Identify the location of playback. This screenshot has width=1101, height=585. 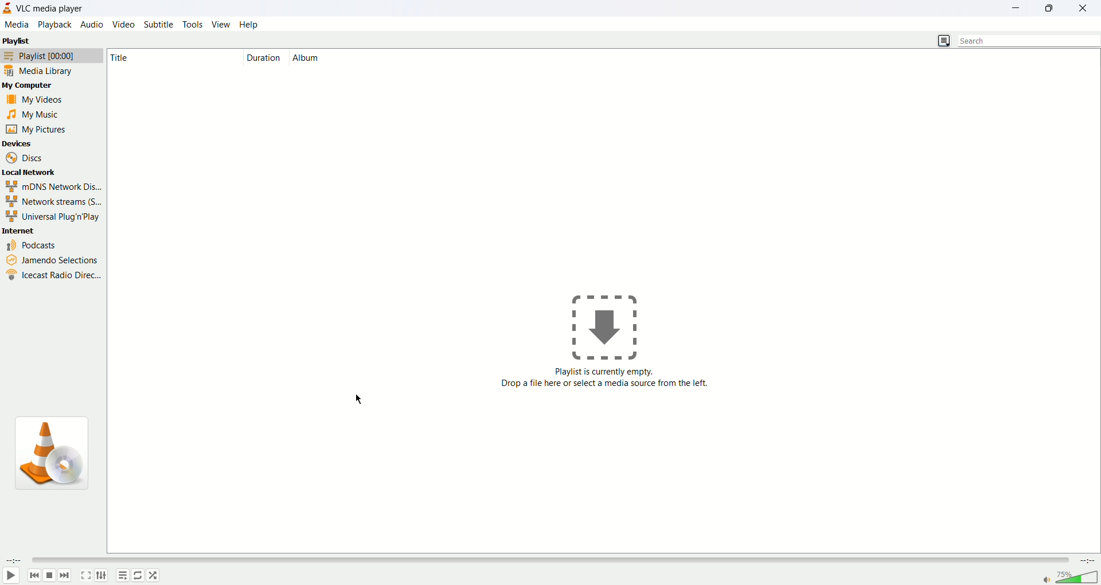
(55, 25).